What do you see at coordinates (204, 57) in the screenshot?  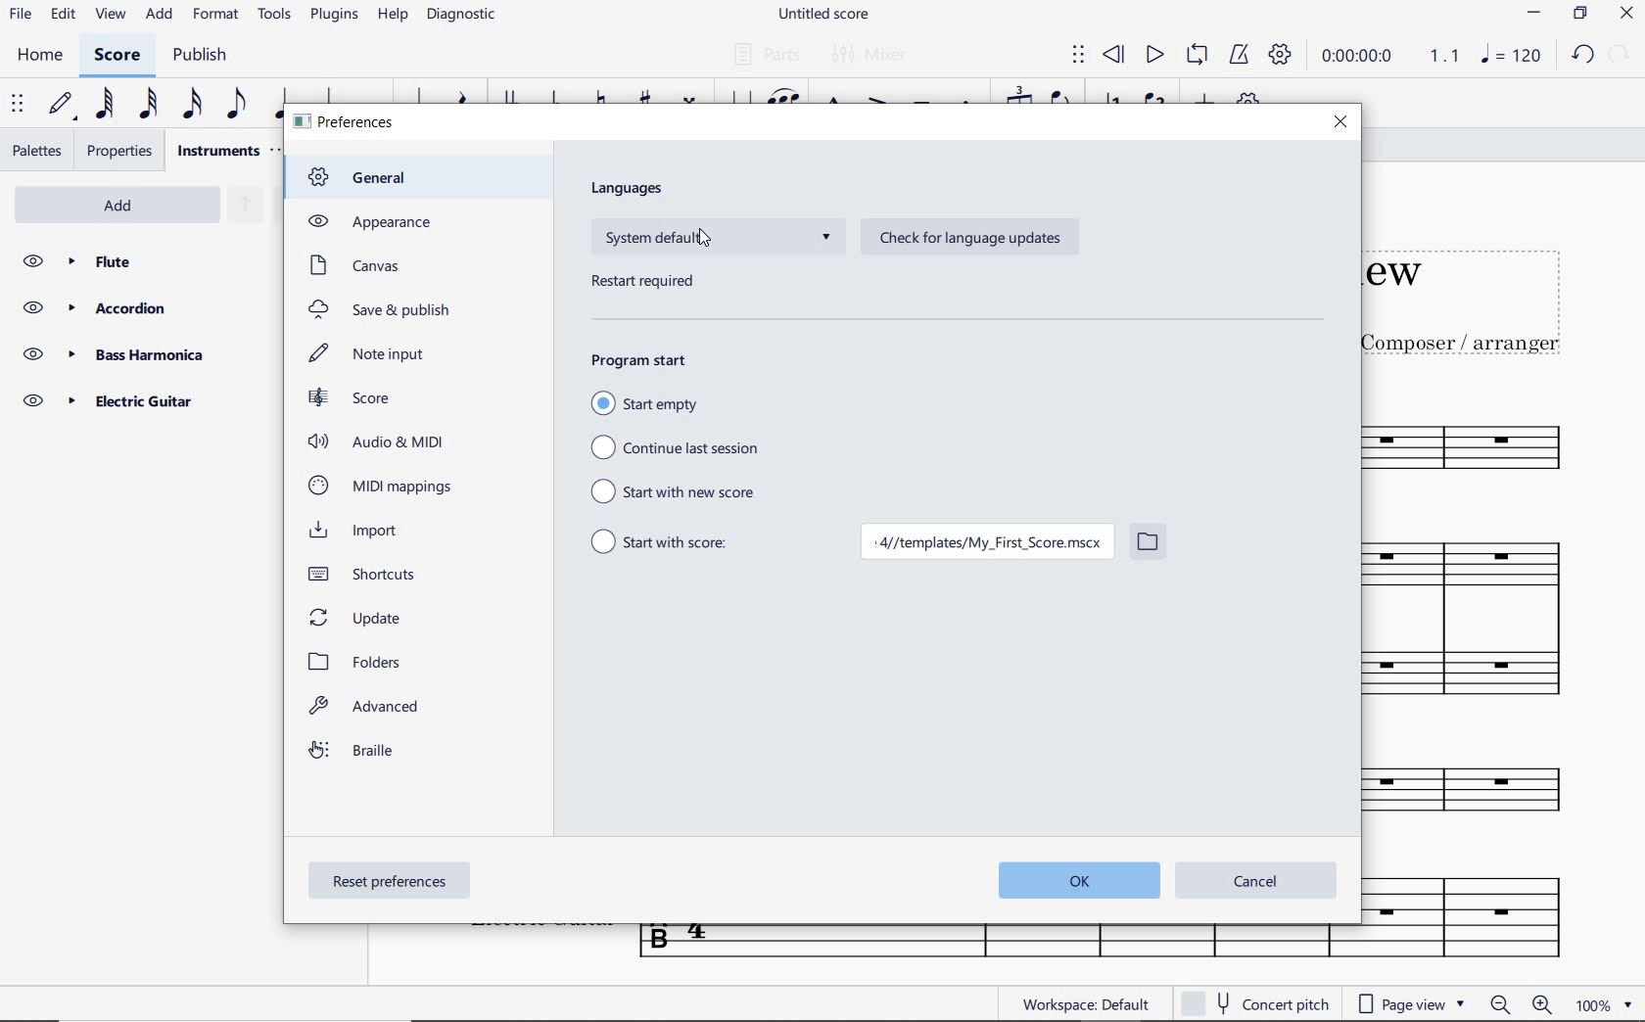 I see `publish` at bounding box center [204, 57].